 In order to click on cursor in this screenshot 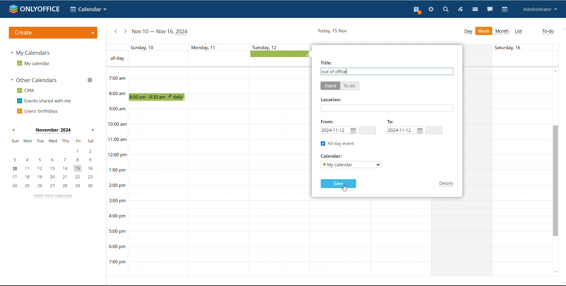, I will do `click(345, 188)`.